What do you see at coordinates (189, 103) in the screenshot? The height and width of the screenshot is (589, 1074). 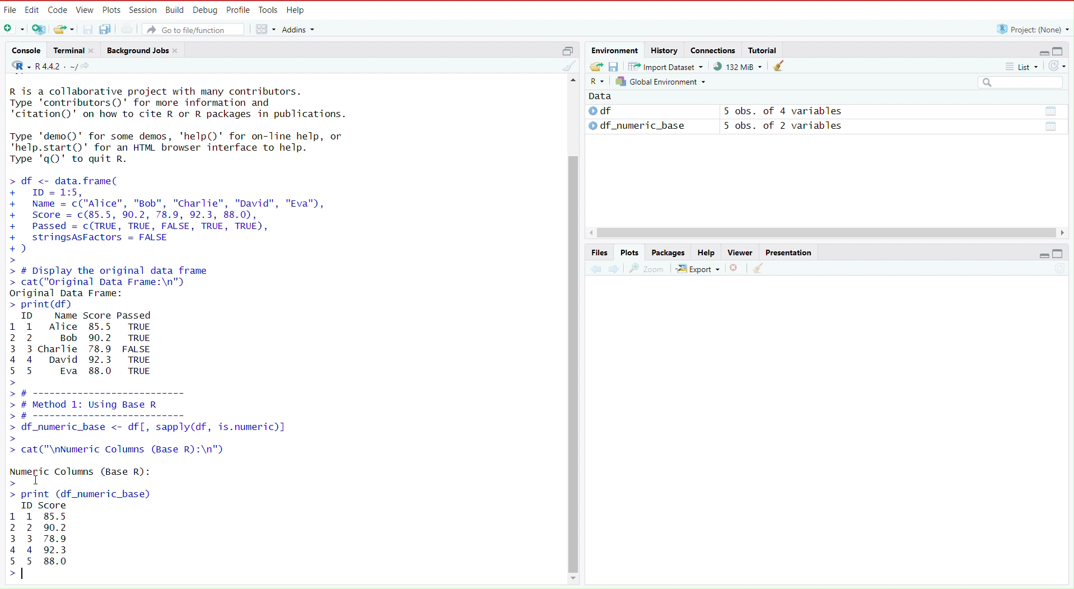 I see `R is a collaborative project with many contributors.
Type 'contributors()' for more information and
'citation()' on how to cite R or R packages in publications.` at bounding box center [189, 103].